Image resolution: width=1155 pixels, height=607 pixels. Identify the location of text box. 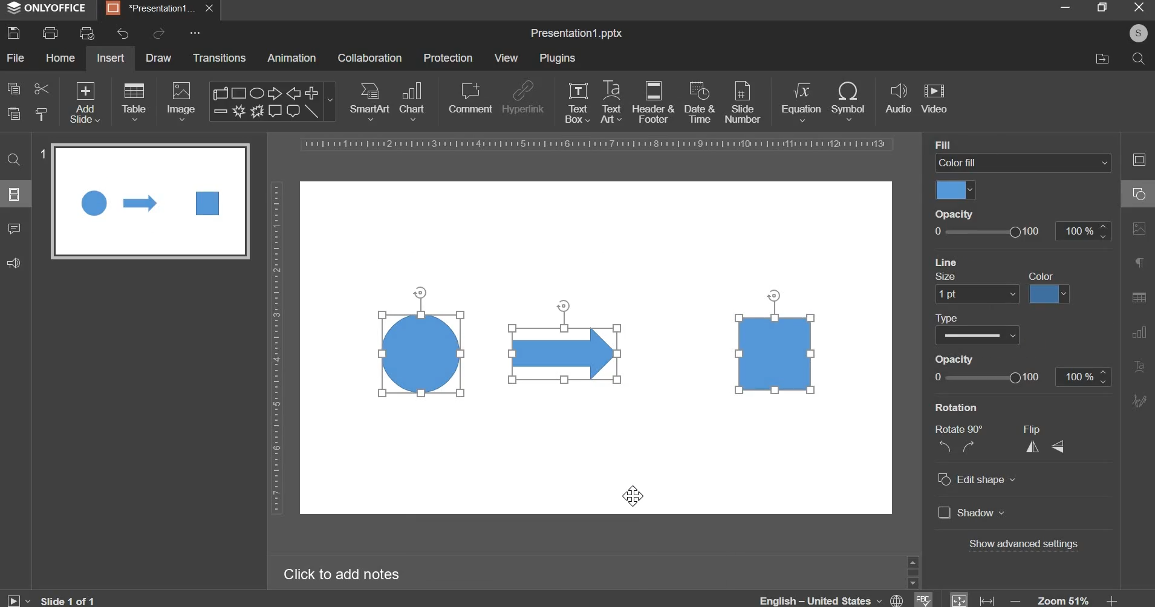
(577, 102).